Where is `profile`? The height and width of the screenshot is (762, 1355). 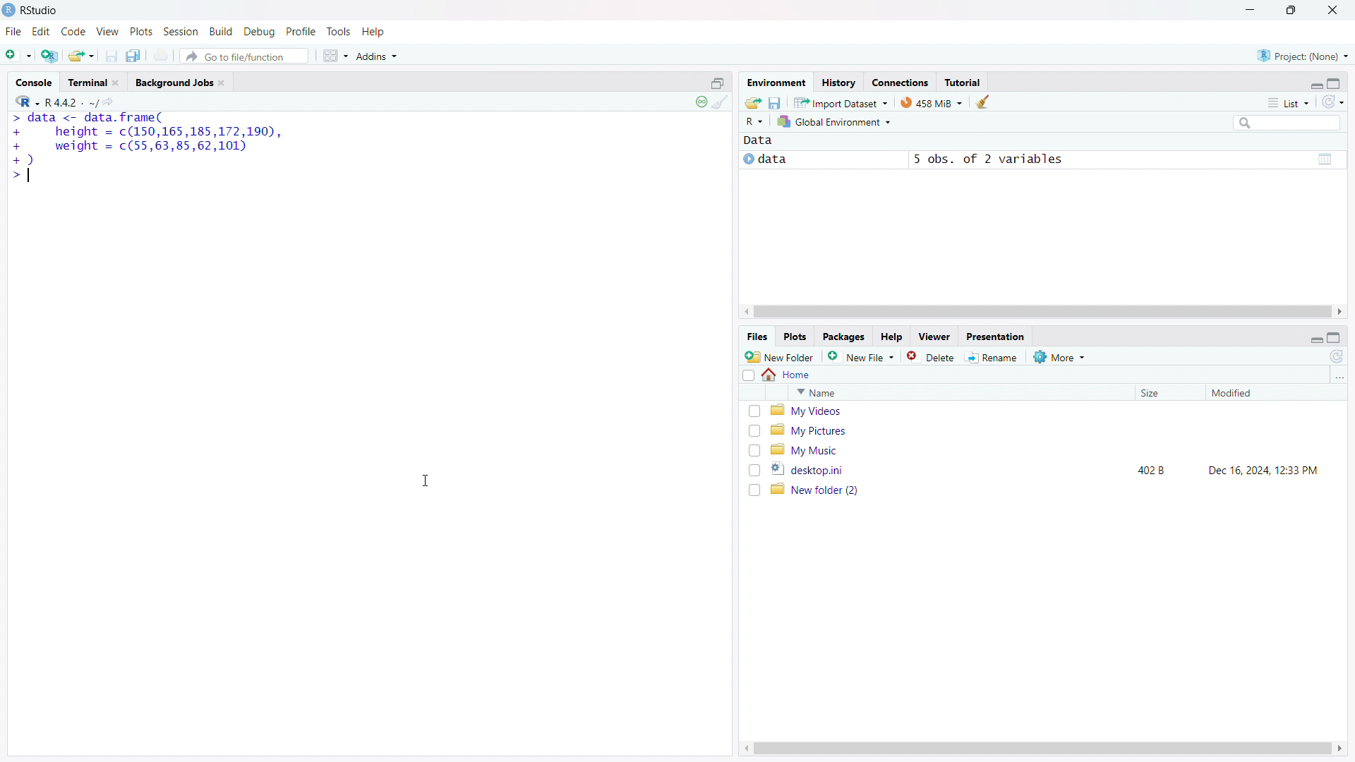 profile is located at coordinates (301, 32).